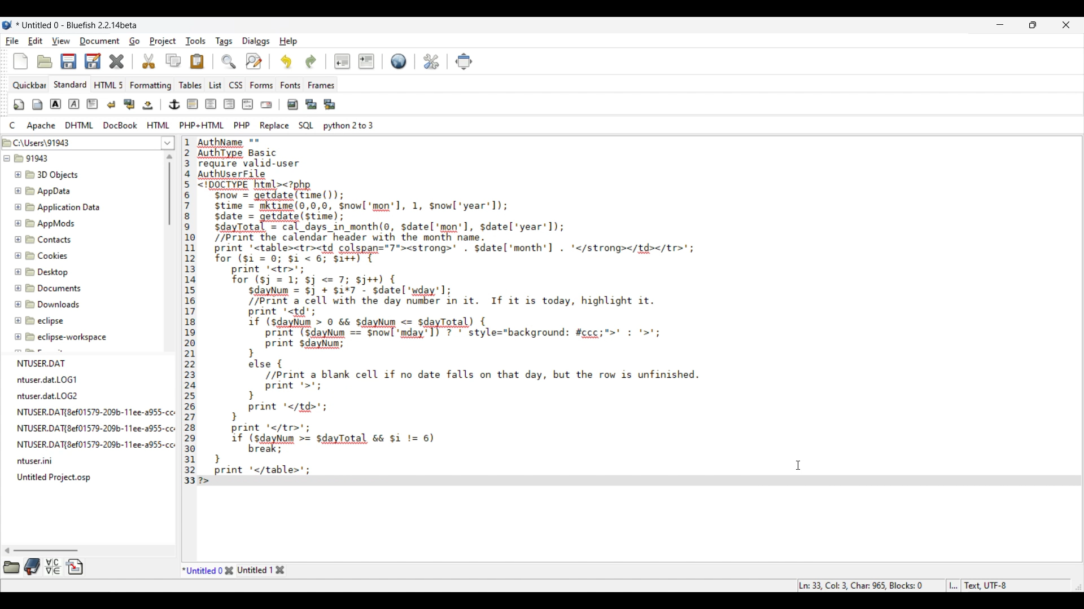 Image resolution: width=1084 pixels, height=609 pixels. What do you see at coordinates (216, 85) in the screenshot?
I see `List` at bounding box center [216, 85].